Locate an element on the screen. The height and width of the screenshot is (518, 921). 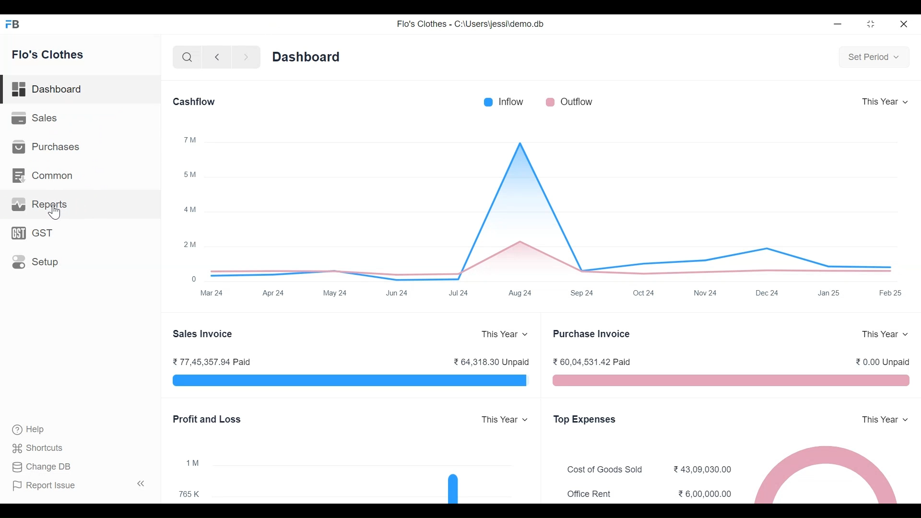
Top Expenses is located at coordinates (584, 419).